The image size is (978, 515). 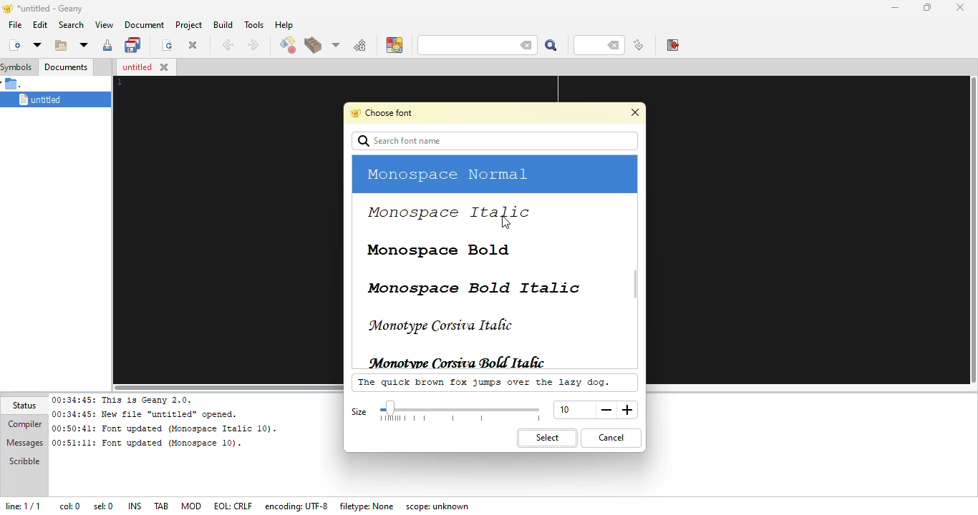 I want to click on documents, so click(x=65, y=66).